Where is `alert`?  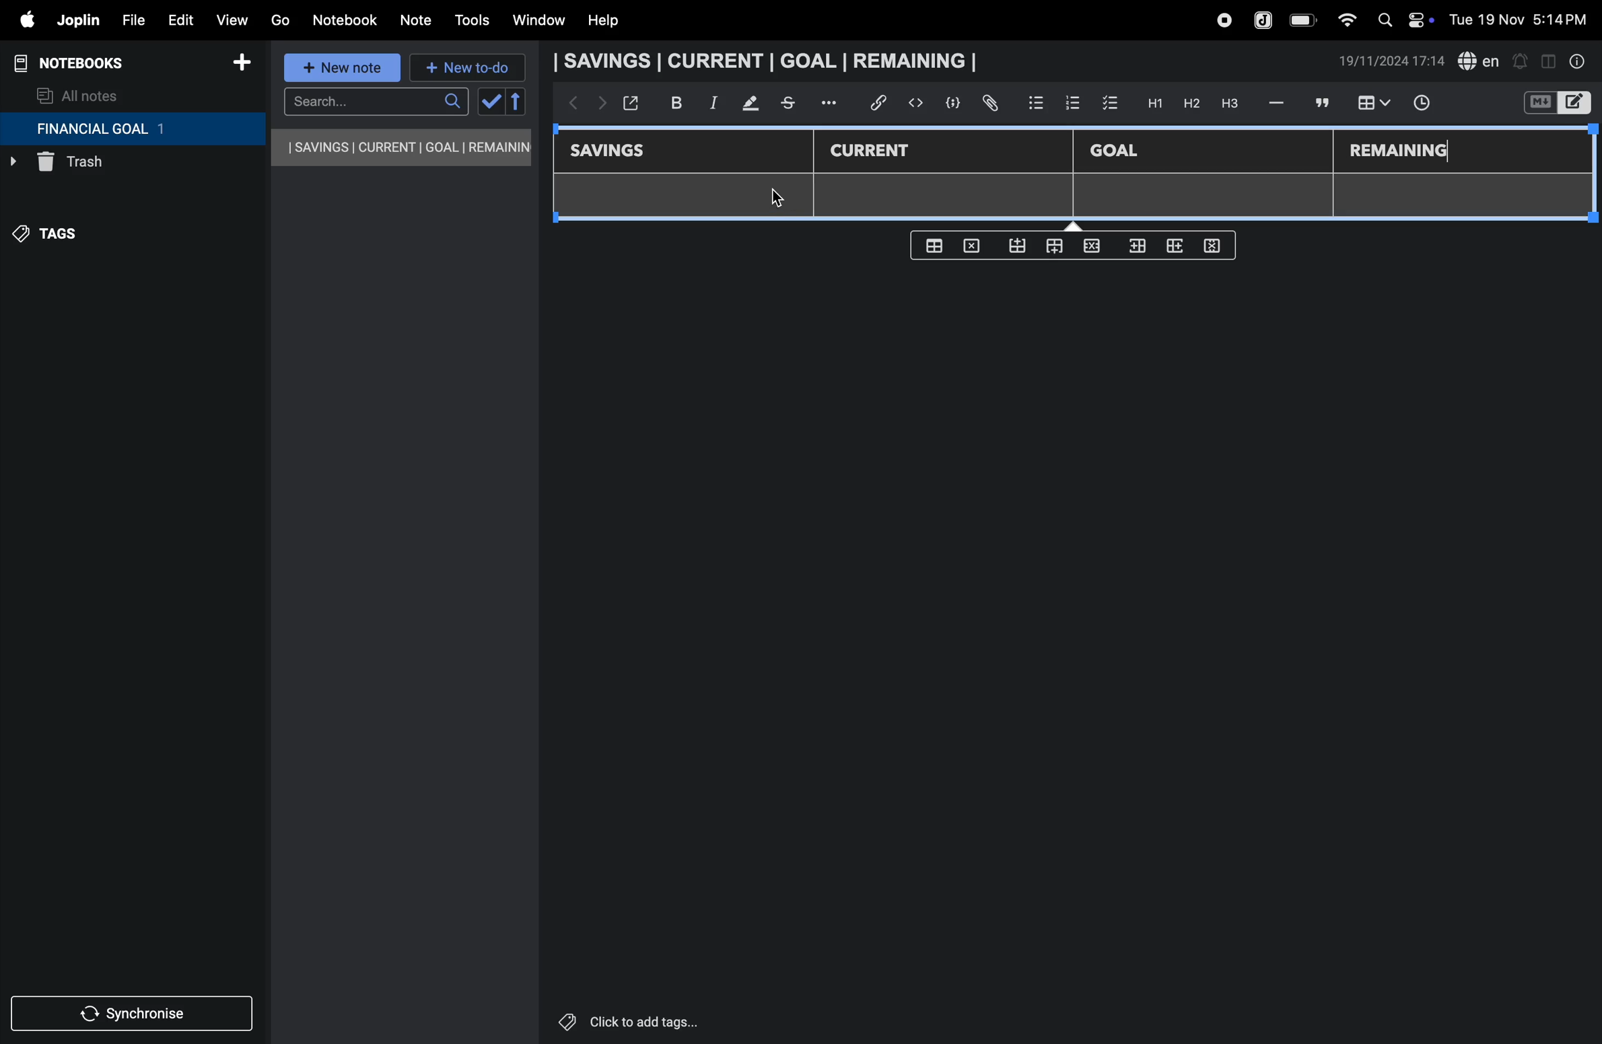 alert is located at coordinates (1519, 61).